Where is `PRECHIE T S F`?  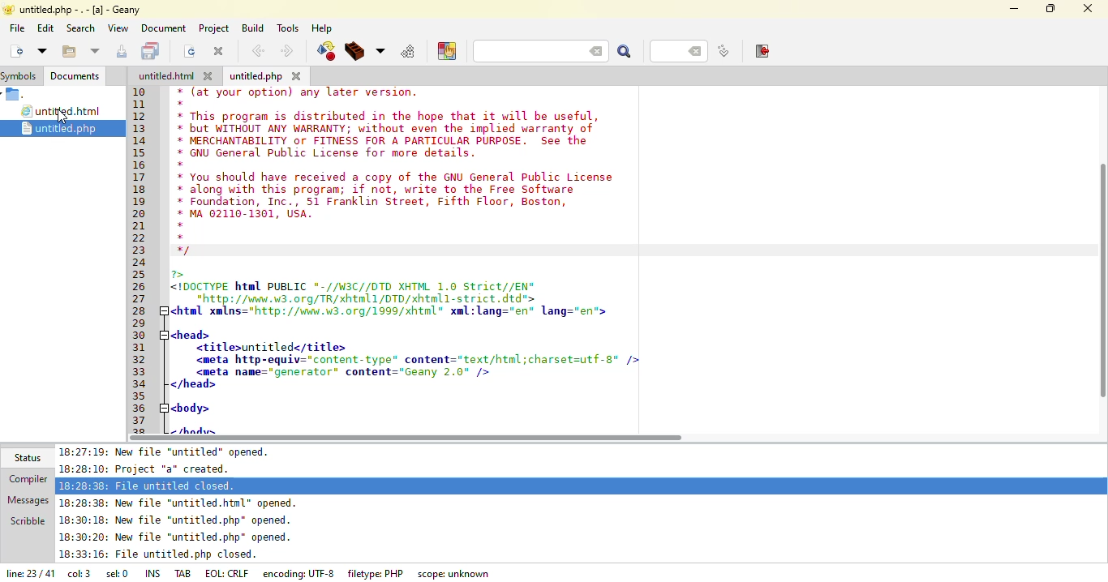
PRECHIE T S F is located at coordinates (81, 8).